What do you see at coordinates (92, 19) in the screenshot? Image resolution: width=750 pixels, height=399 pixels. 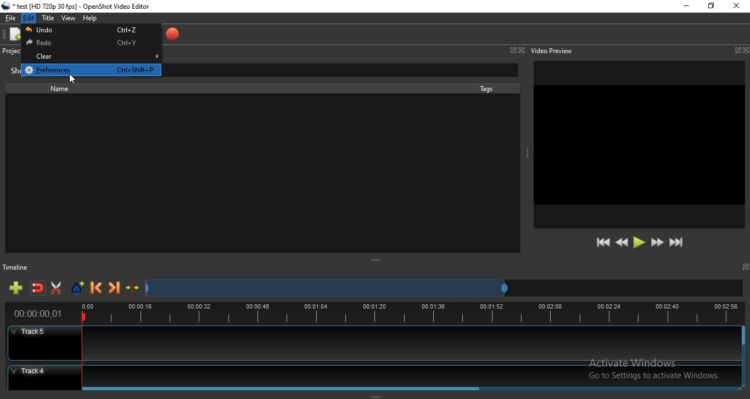 I see `Help` at bounding box center [92, 19].